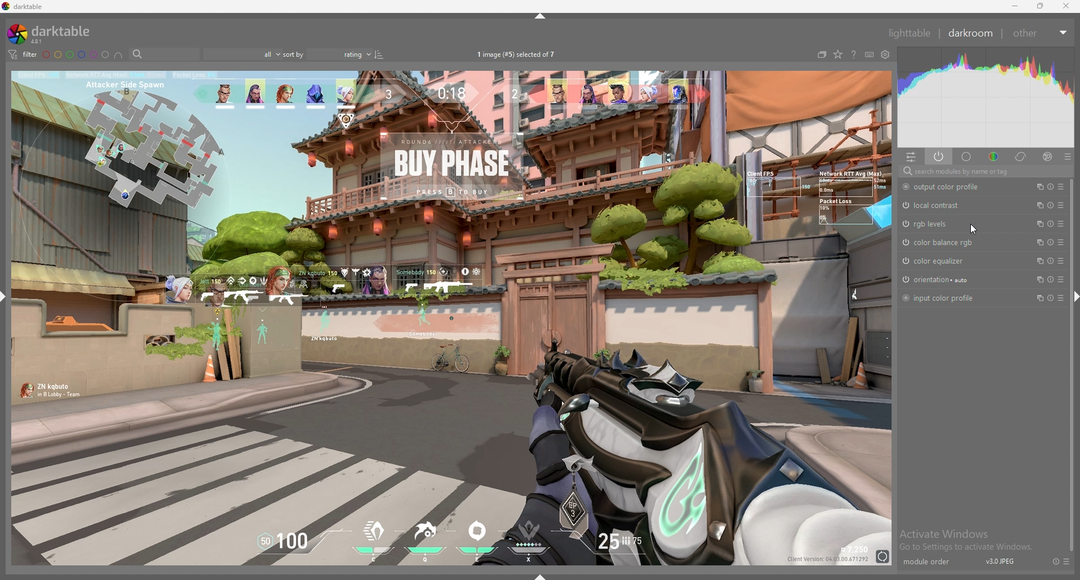  I want to click on rgb levels, so click(934, 224).